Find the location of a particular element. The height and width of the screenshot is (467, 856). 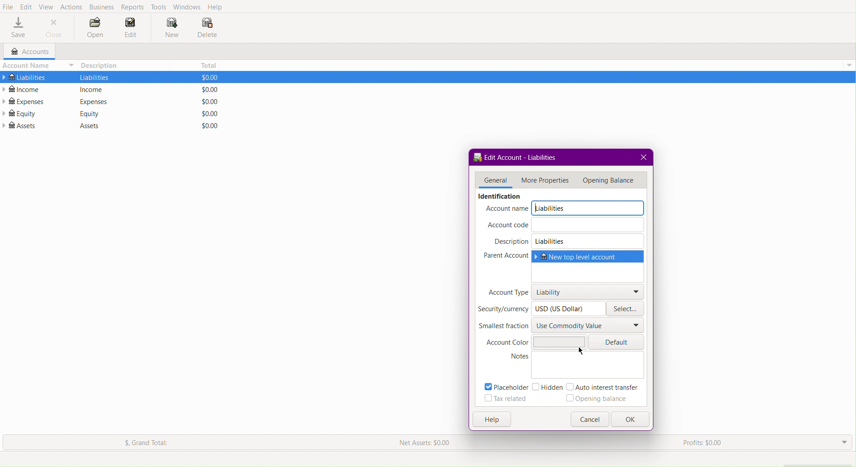

 is located at coordinates (590, 419).